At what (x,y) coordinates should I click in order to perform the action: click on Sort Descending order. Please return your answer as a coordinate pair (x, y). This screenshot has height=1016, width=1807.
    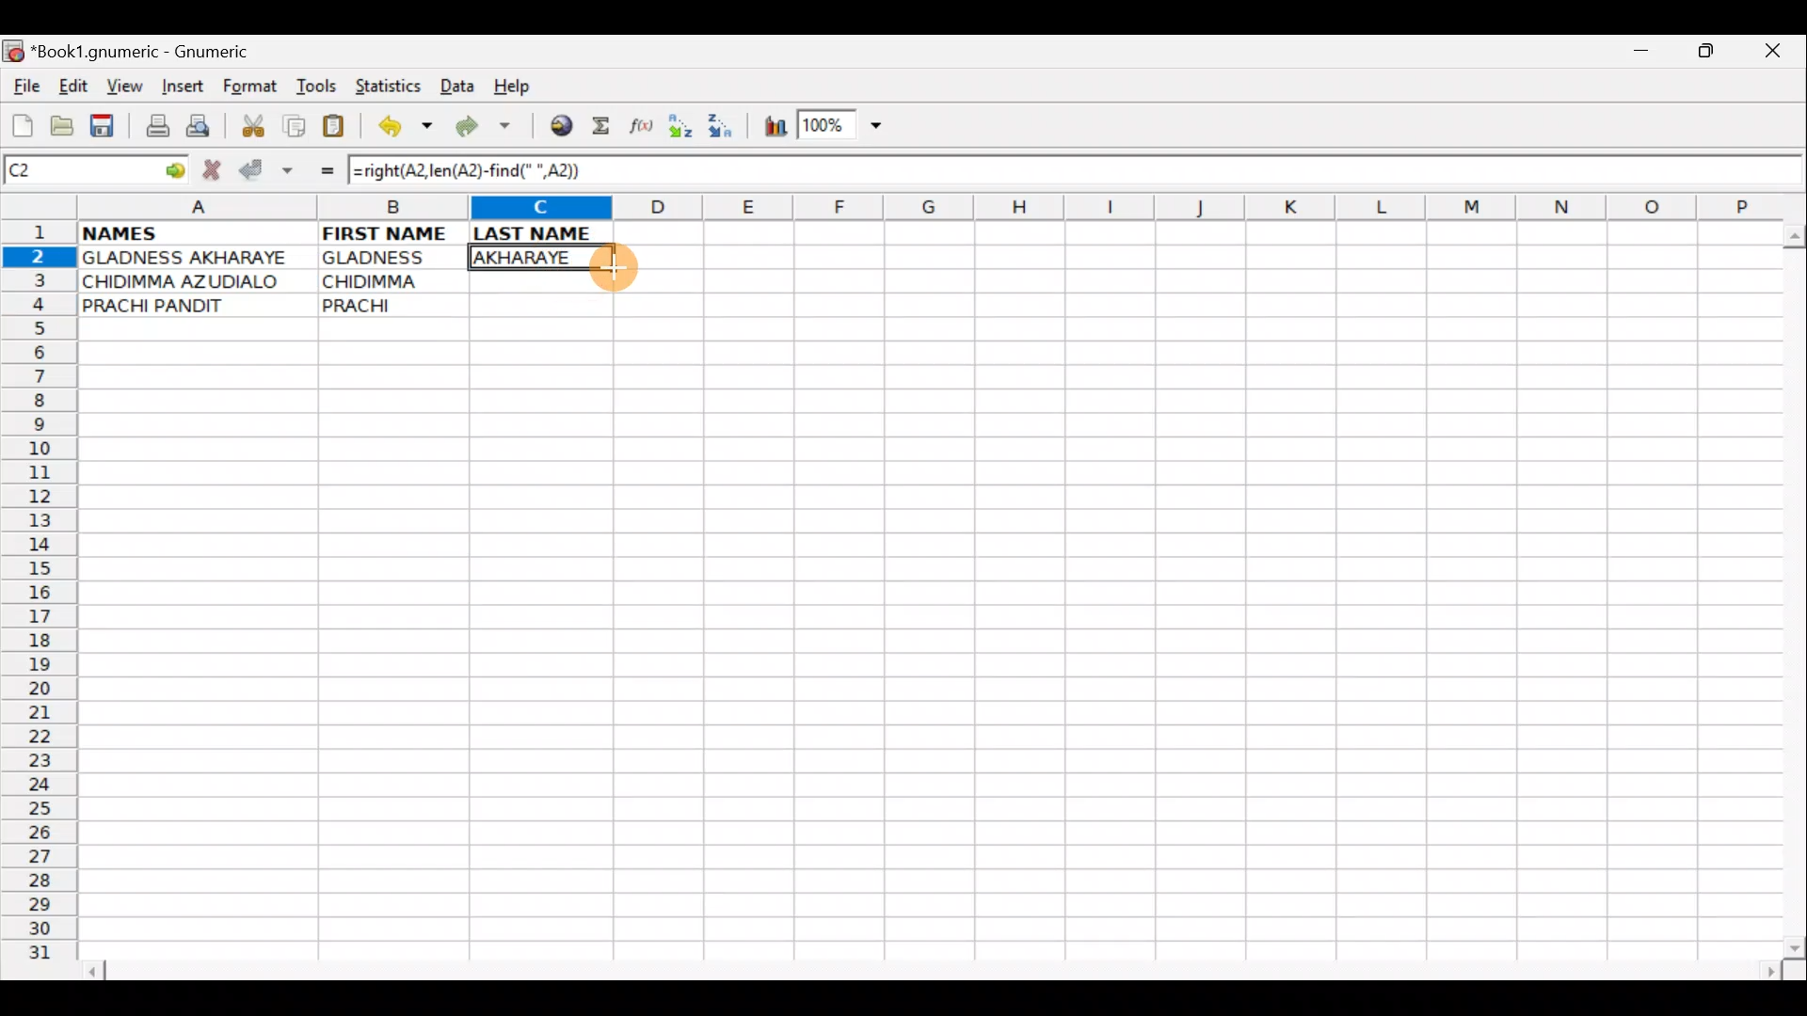
    Looking at the image, I should click on (726, 131).